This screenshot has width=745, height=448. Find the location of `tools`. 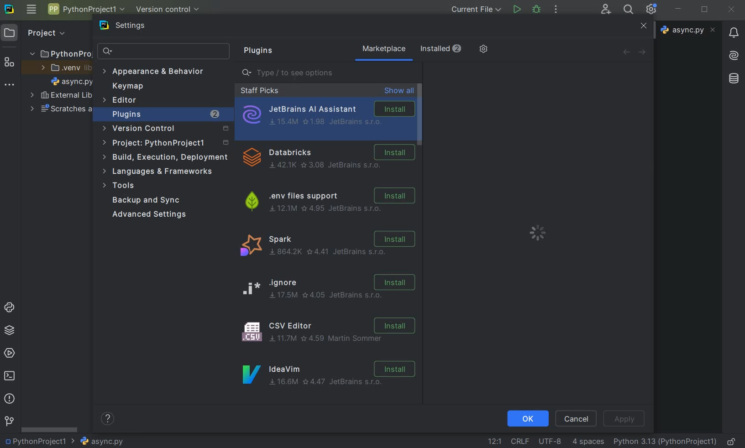

tools is located at coordinates (121, 187).